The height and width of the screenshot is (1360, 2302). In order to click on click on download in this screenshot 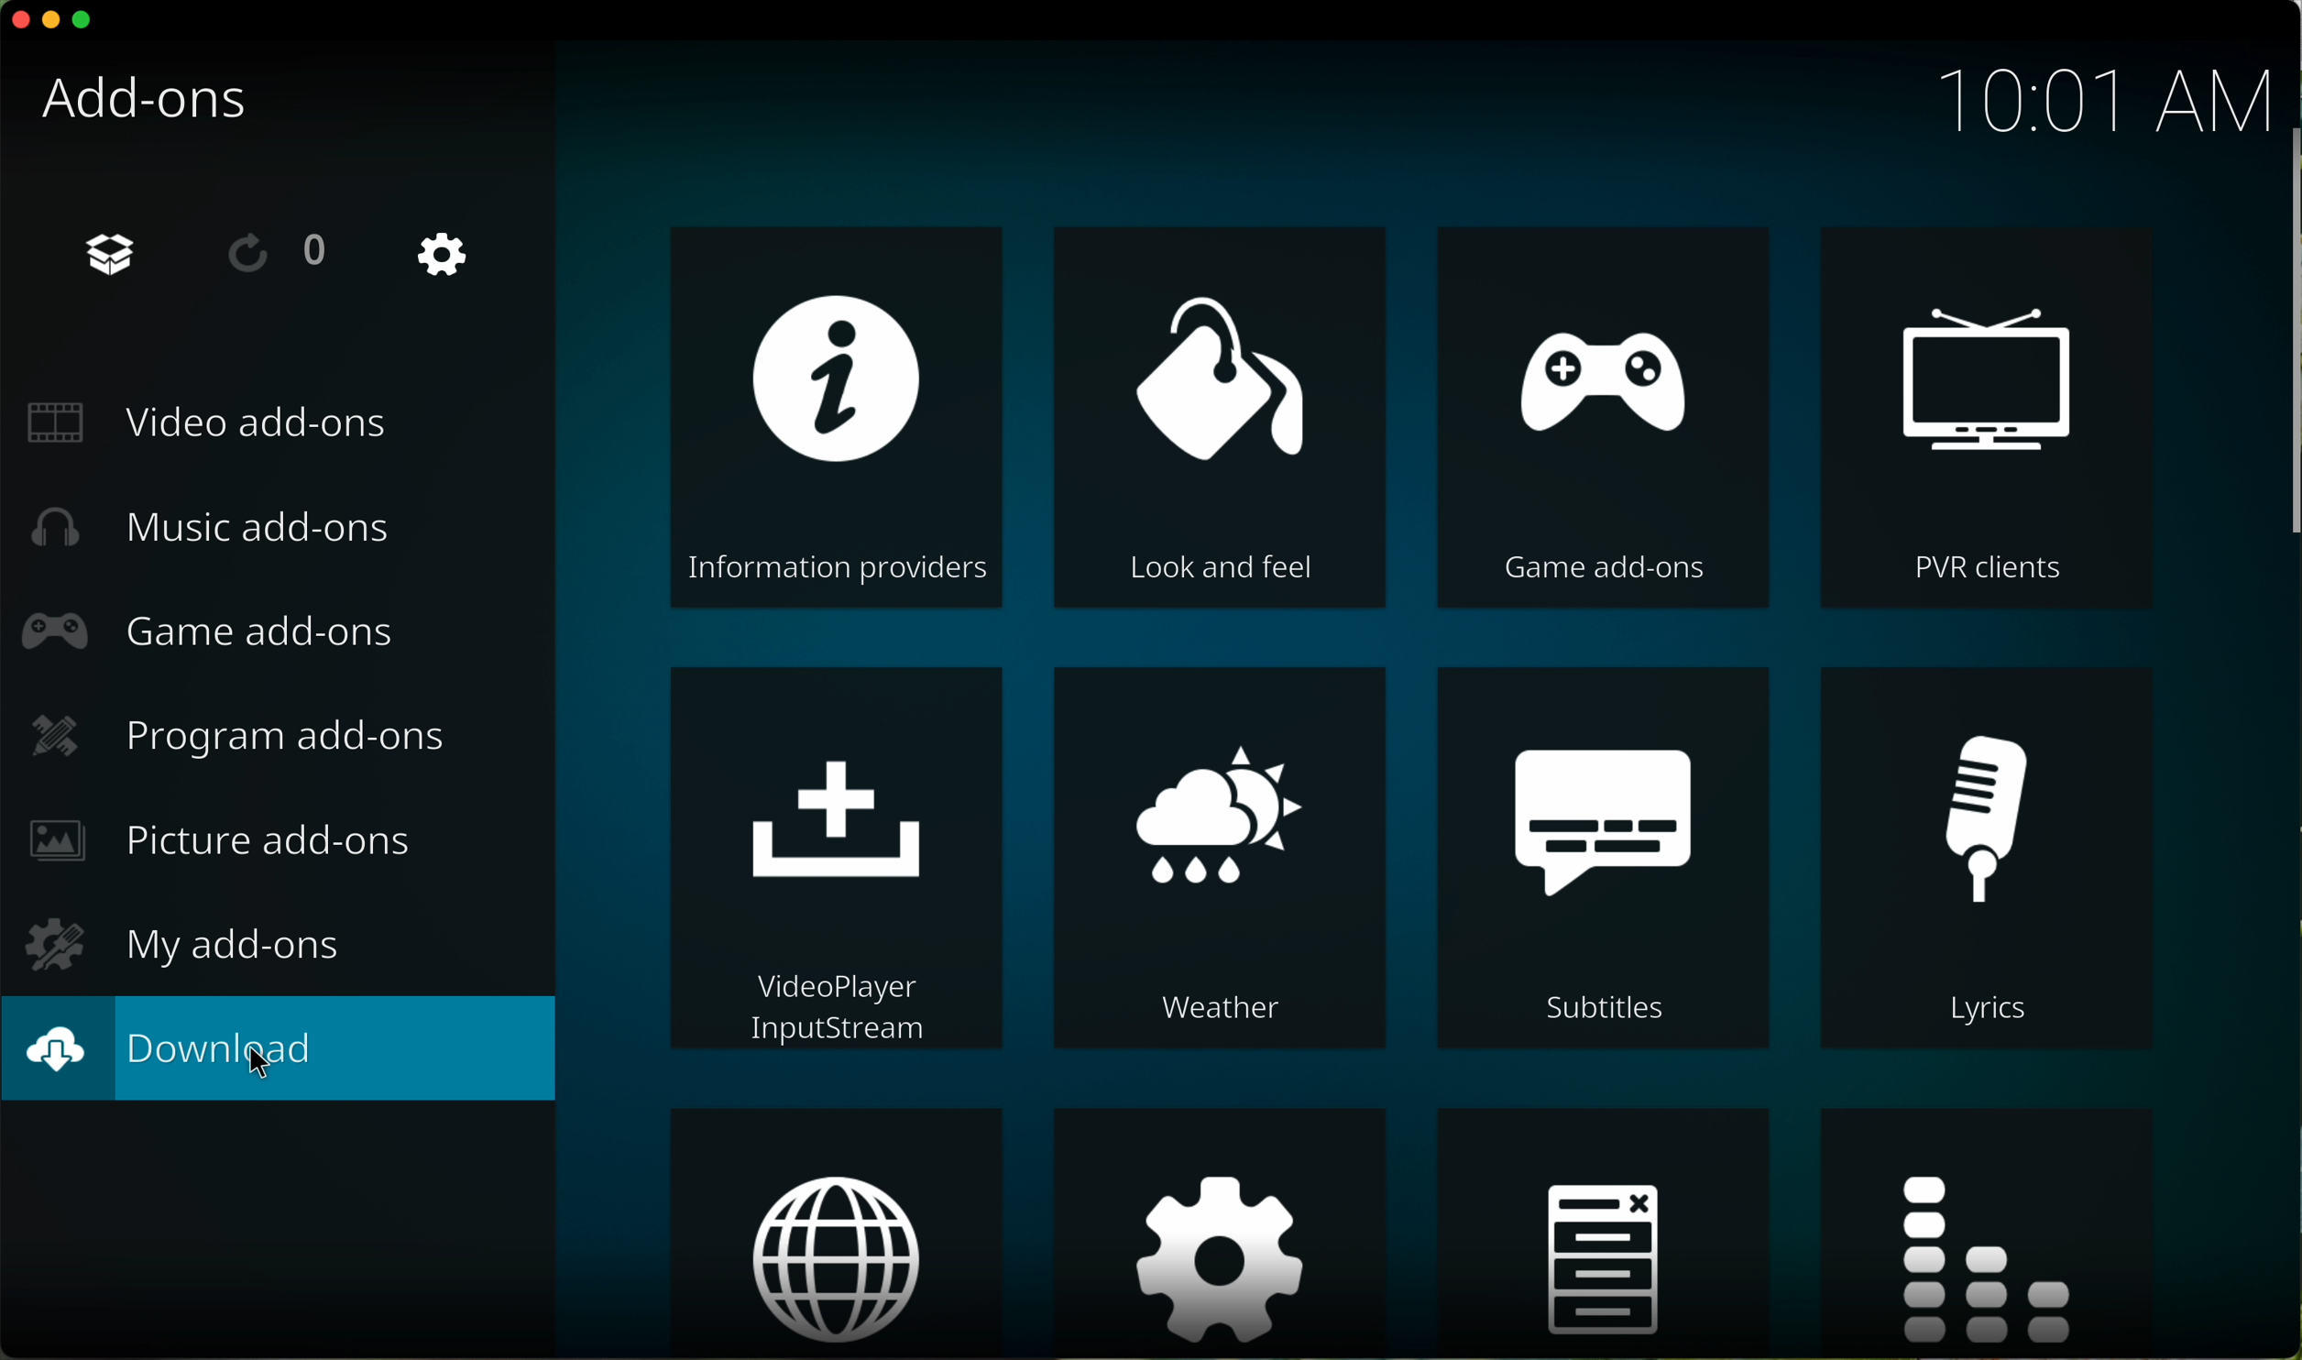, I will do `click(282, 1049)`.